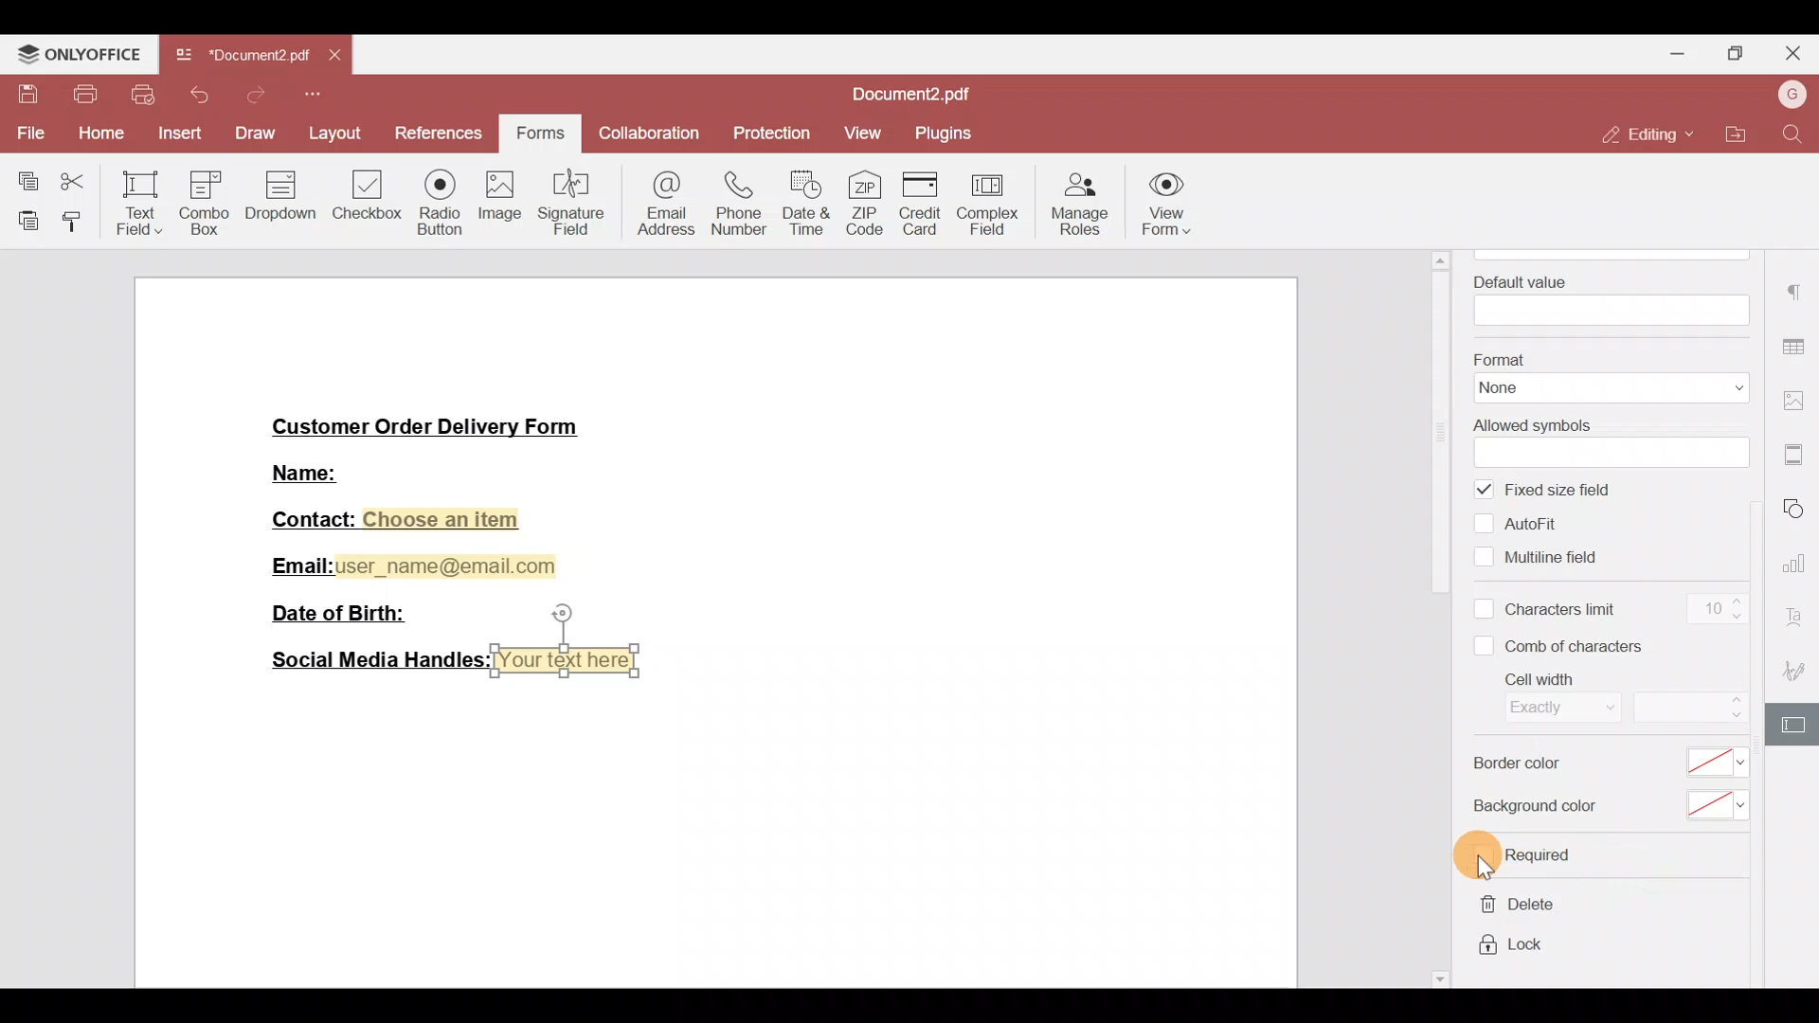 The height and width of the screenshot is (1023, 1819). What do you see at coordinates (805, 202) in the screenshot?
I see `Date & time` at bounding box center [805, 202].